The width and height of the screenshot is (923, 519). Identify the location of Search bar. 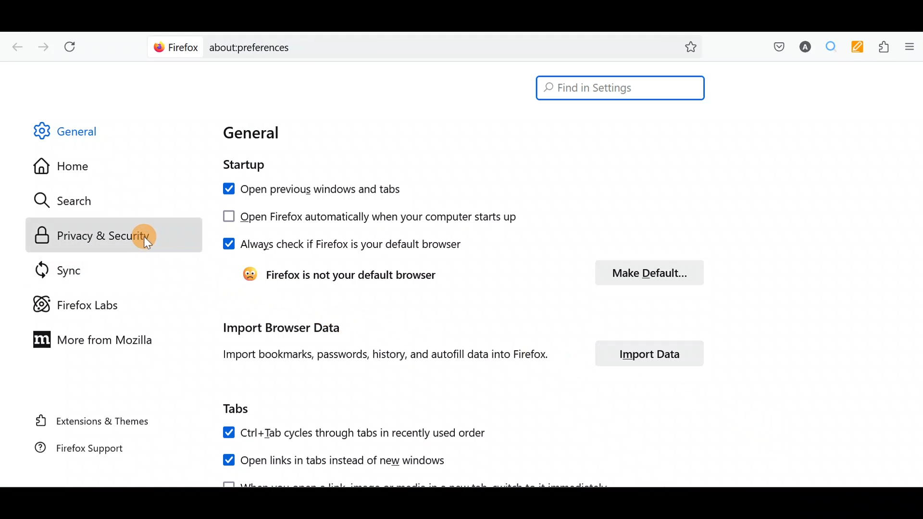
(616, 88).